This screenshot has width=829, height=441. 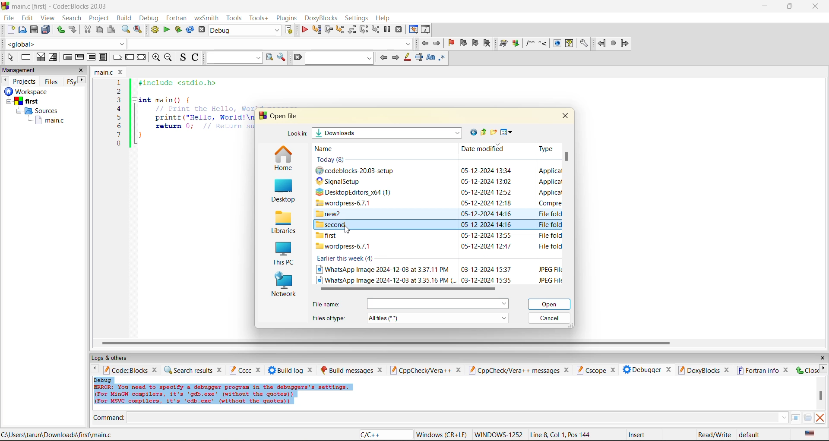 What do you see at coordinates (486, 225) in the screenshot?
I see `date and time` at bounding box center [486, 225].